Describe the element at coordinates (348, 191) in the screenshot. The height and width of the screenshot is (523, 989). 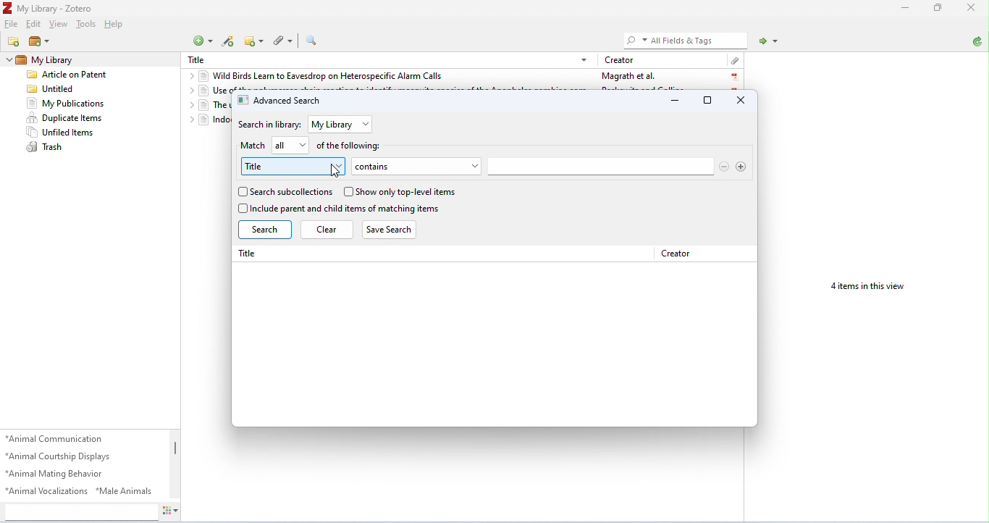
I see `checkbox` at that location.